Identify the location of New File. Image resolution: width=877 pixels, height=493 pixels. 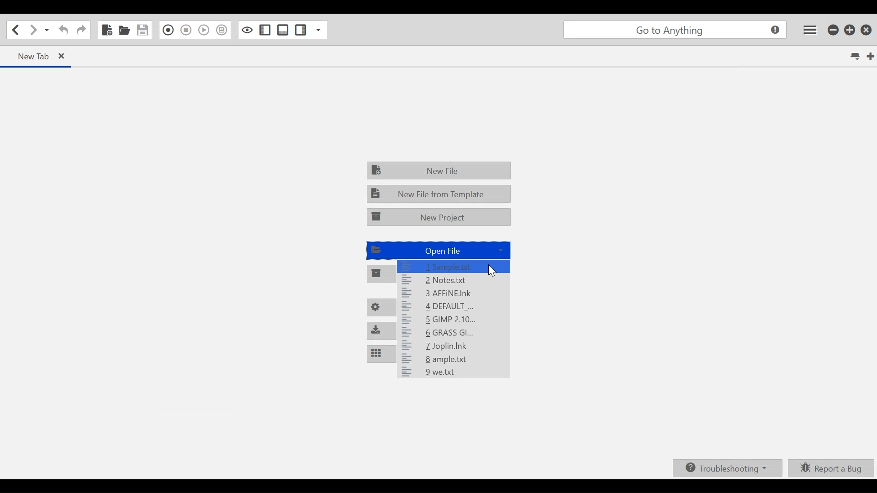
(107, 30).